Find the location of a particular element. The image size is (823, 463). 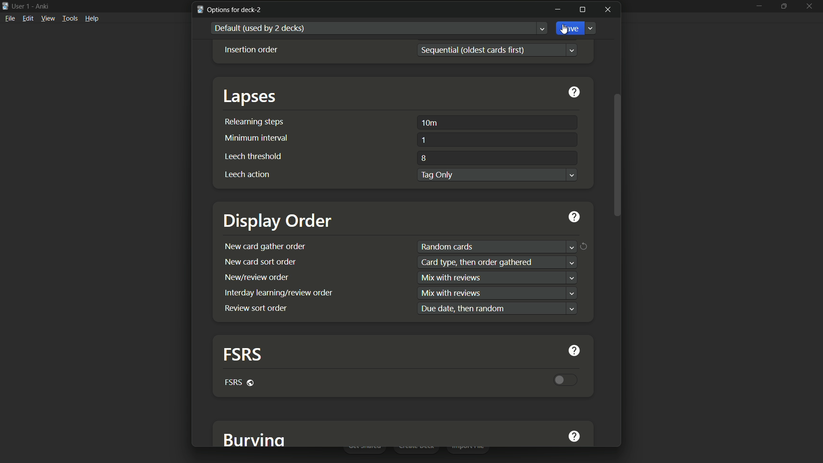

new card gather order is located at coordinates (265, 246).